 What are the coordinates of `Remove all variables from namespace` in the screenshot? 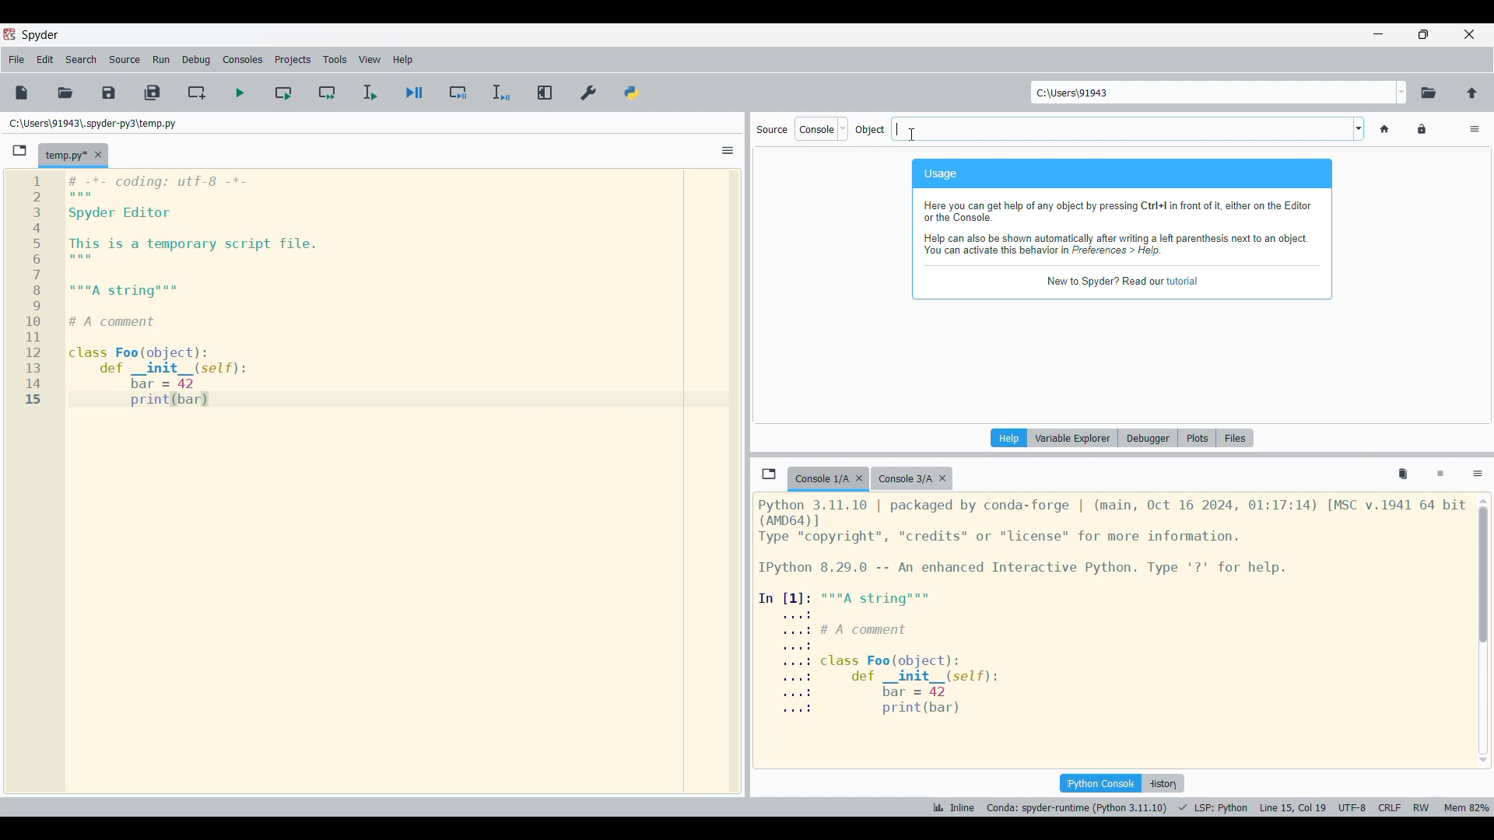 It's located at (1403, 474).